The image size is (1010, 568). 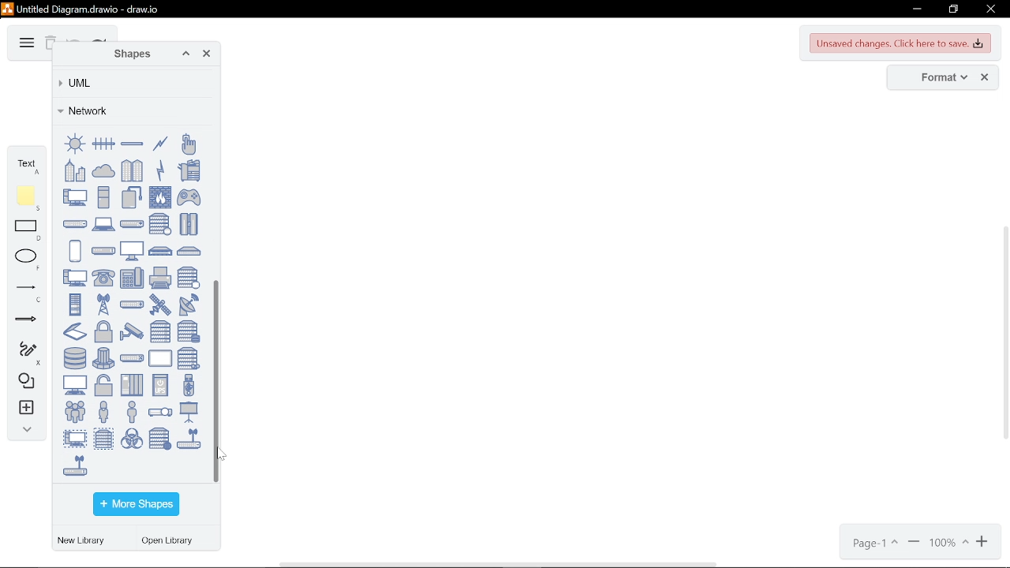 What do you see at coordinates (75, 465) in the screenshot?
I see `wireless modem` at bounding box center [75, 465].